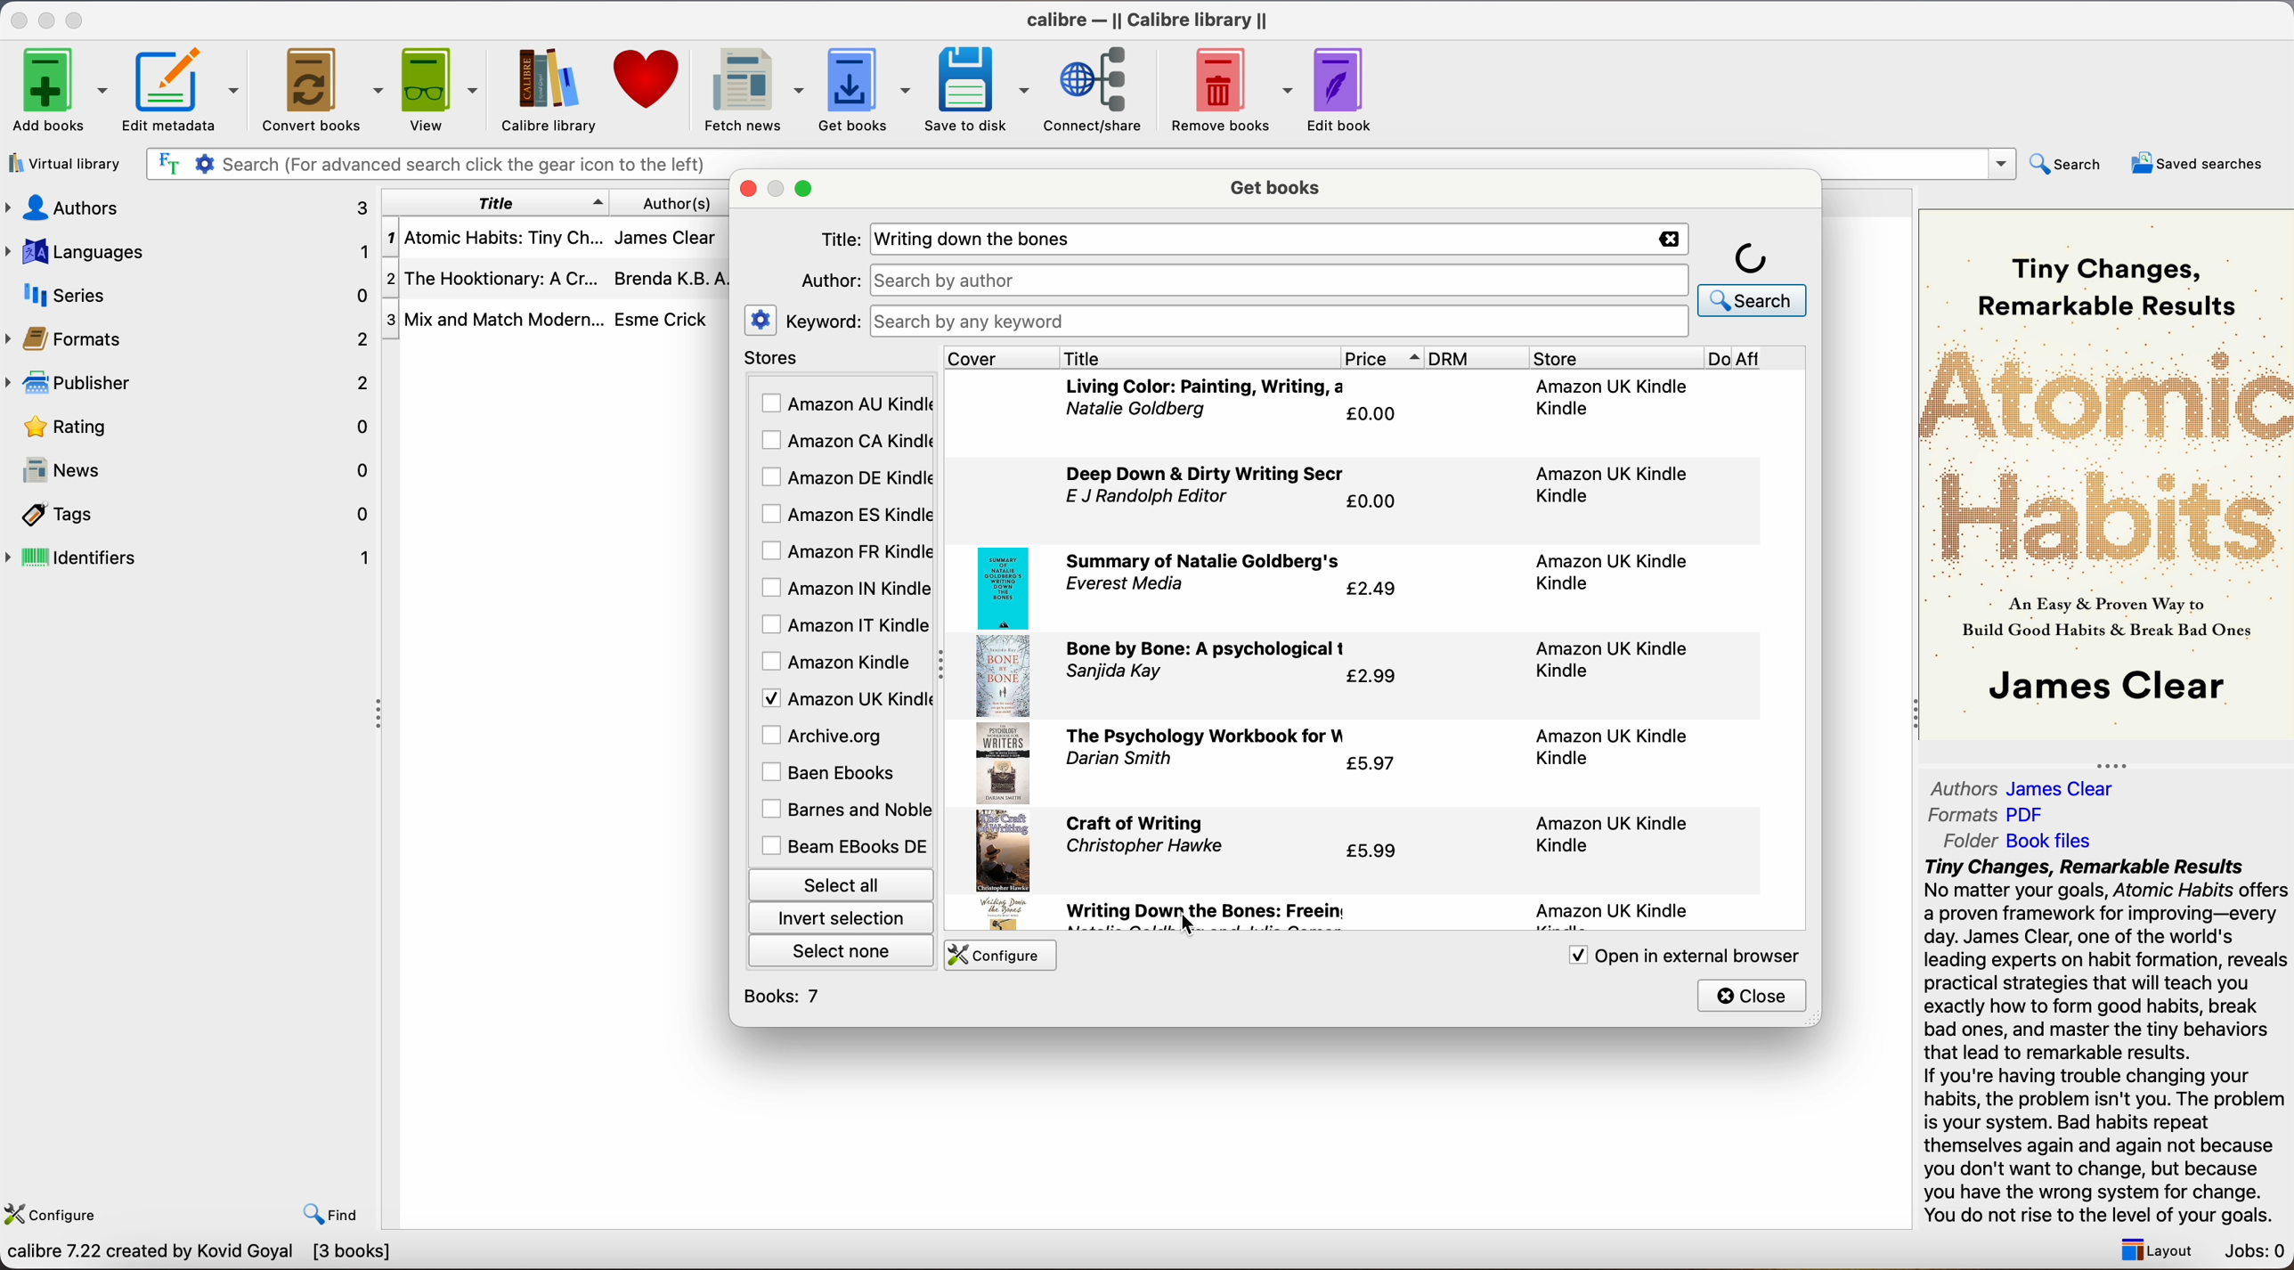 The width and height of the screenshot is (2294, 1270). What do you see at coordinates (1616, 834) in the screenshot?
I see `amazon UK kindle` at bounding box center [1616, 834].